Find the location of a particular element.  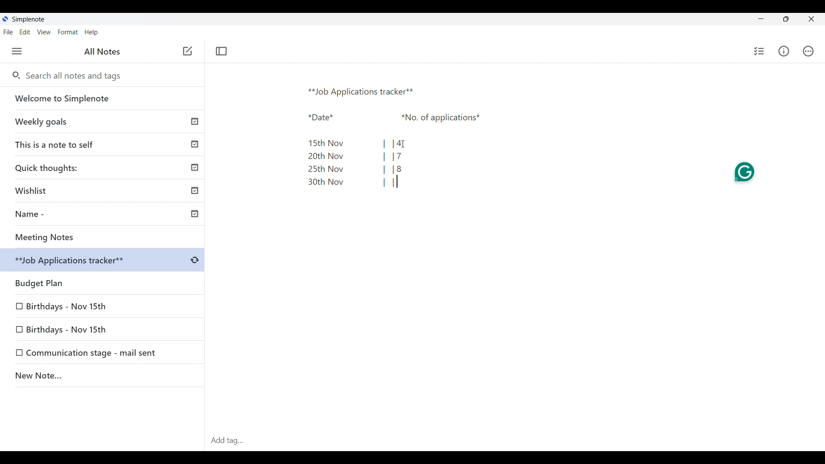

Text cursor is located at coordinates (397, 181).